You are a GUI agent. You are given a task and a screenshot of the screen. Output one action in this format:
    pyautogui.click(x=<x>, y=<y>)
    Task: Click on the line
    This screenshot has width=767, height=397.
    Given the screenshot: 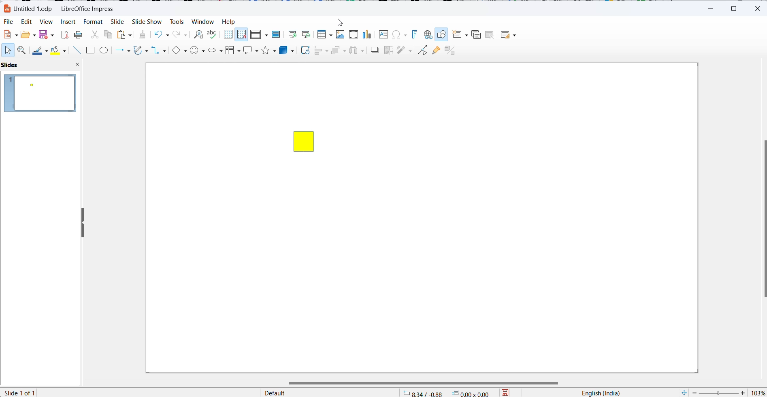 What is the action you would take?
    pyautogui.click(x=40, y=52)
    